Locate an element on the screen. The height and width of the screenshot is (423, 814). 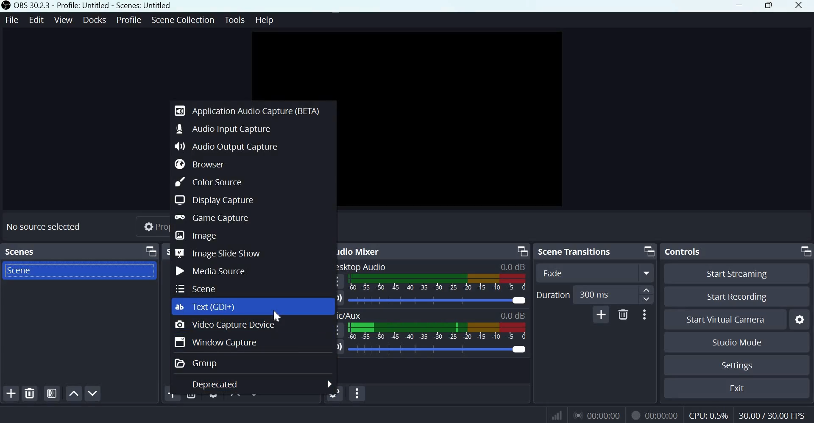
Profile is located at coordinates (129, 20).